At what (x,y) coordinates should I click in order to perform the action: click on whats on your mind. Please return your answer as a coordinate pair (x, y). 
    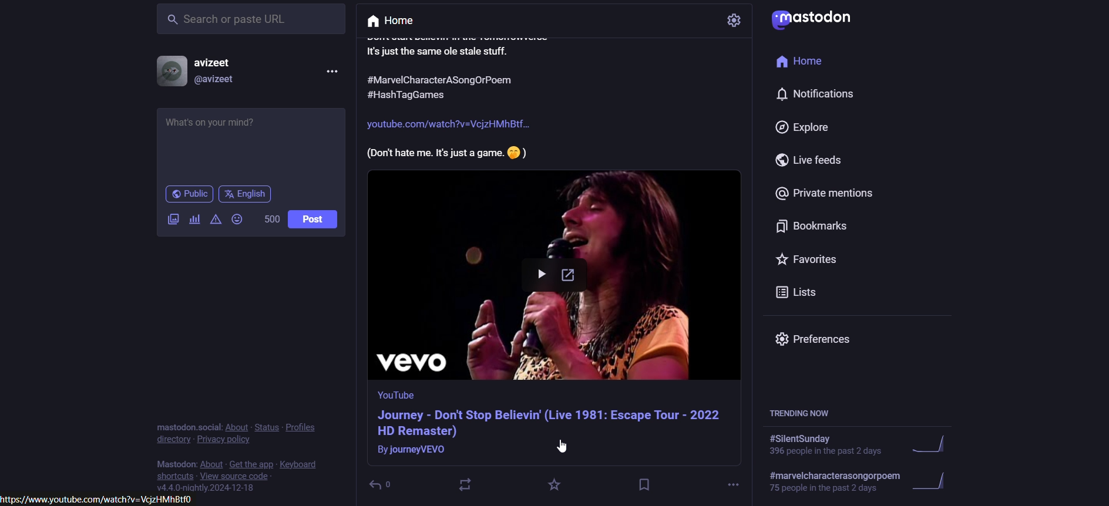
    Looking at the image, I should click on (250, 143).